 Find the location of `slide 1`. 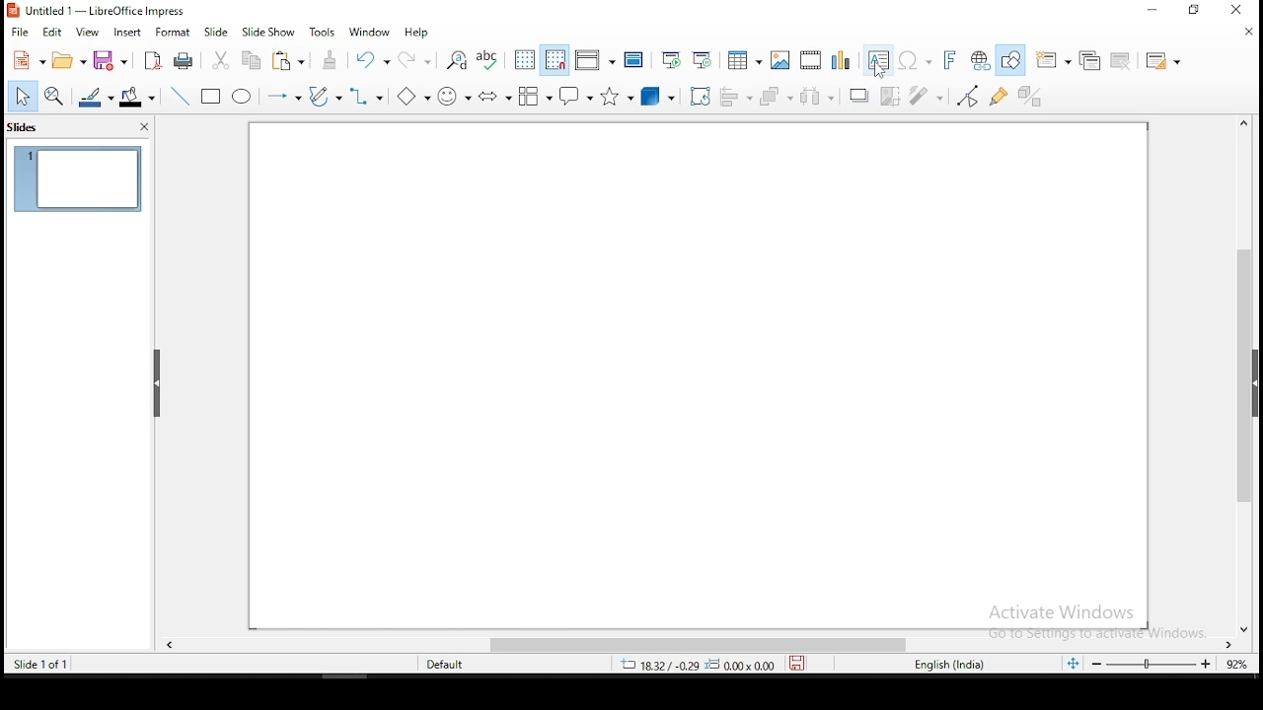

slide 1 is located at coordinates (78, 178).